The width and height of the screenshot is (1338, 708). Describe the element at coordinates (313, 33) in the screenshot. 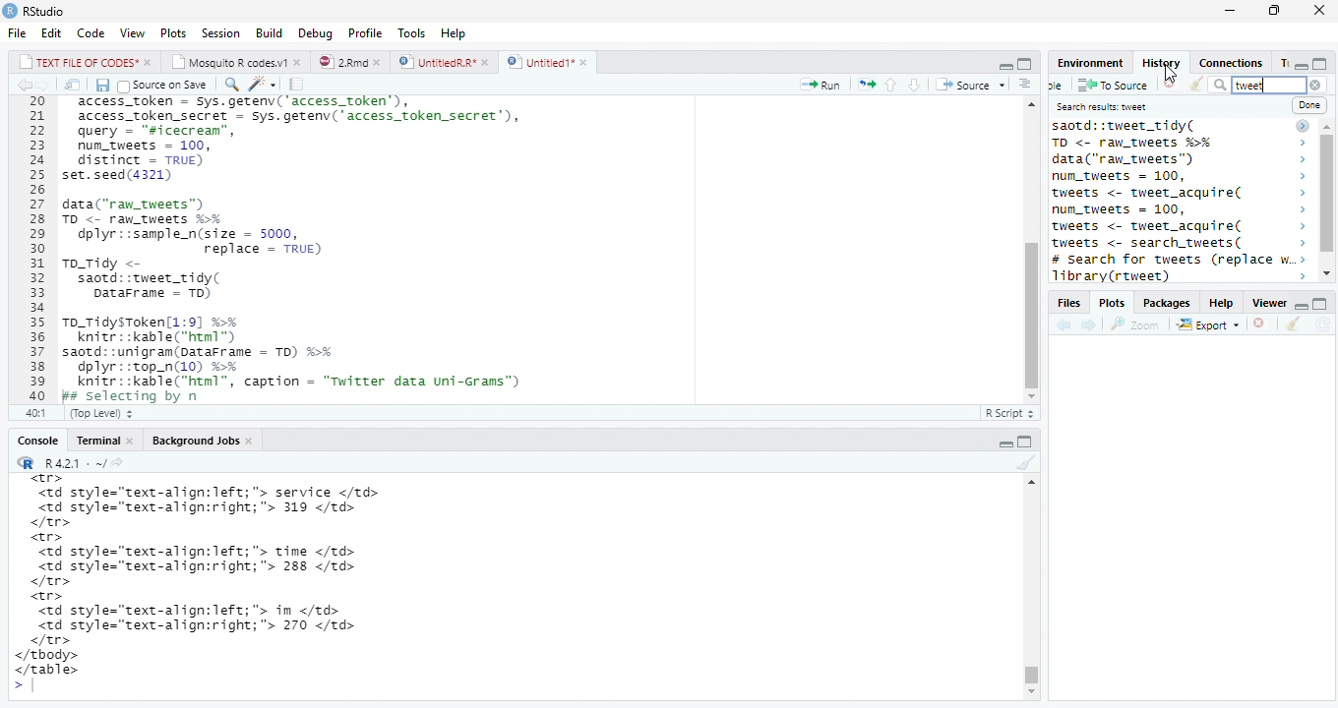

I see `Debug` at that location.